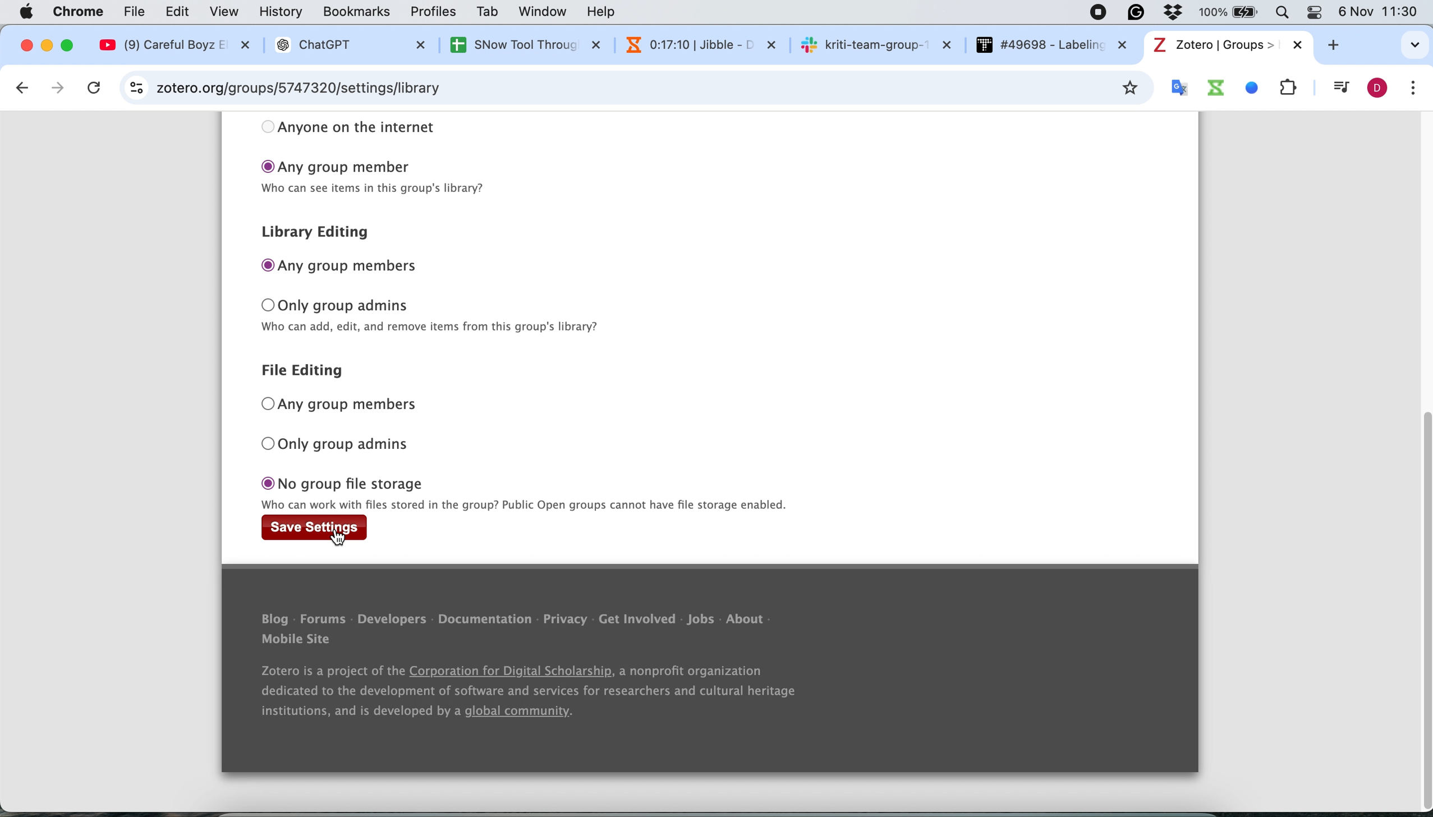 Image resolution: width=1433 pixels, height=817 pixels. I want to click on customise, so click(1418, 89).